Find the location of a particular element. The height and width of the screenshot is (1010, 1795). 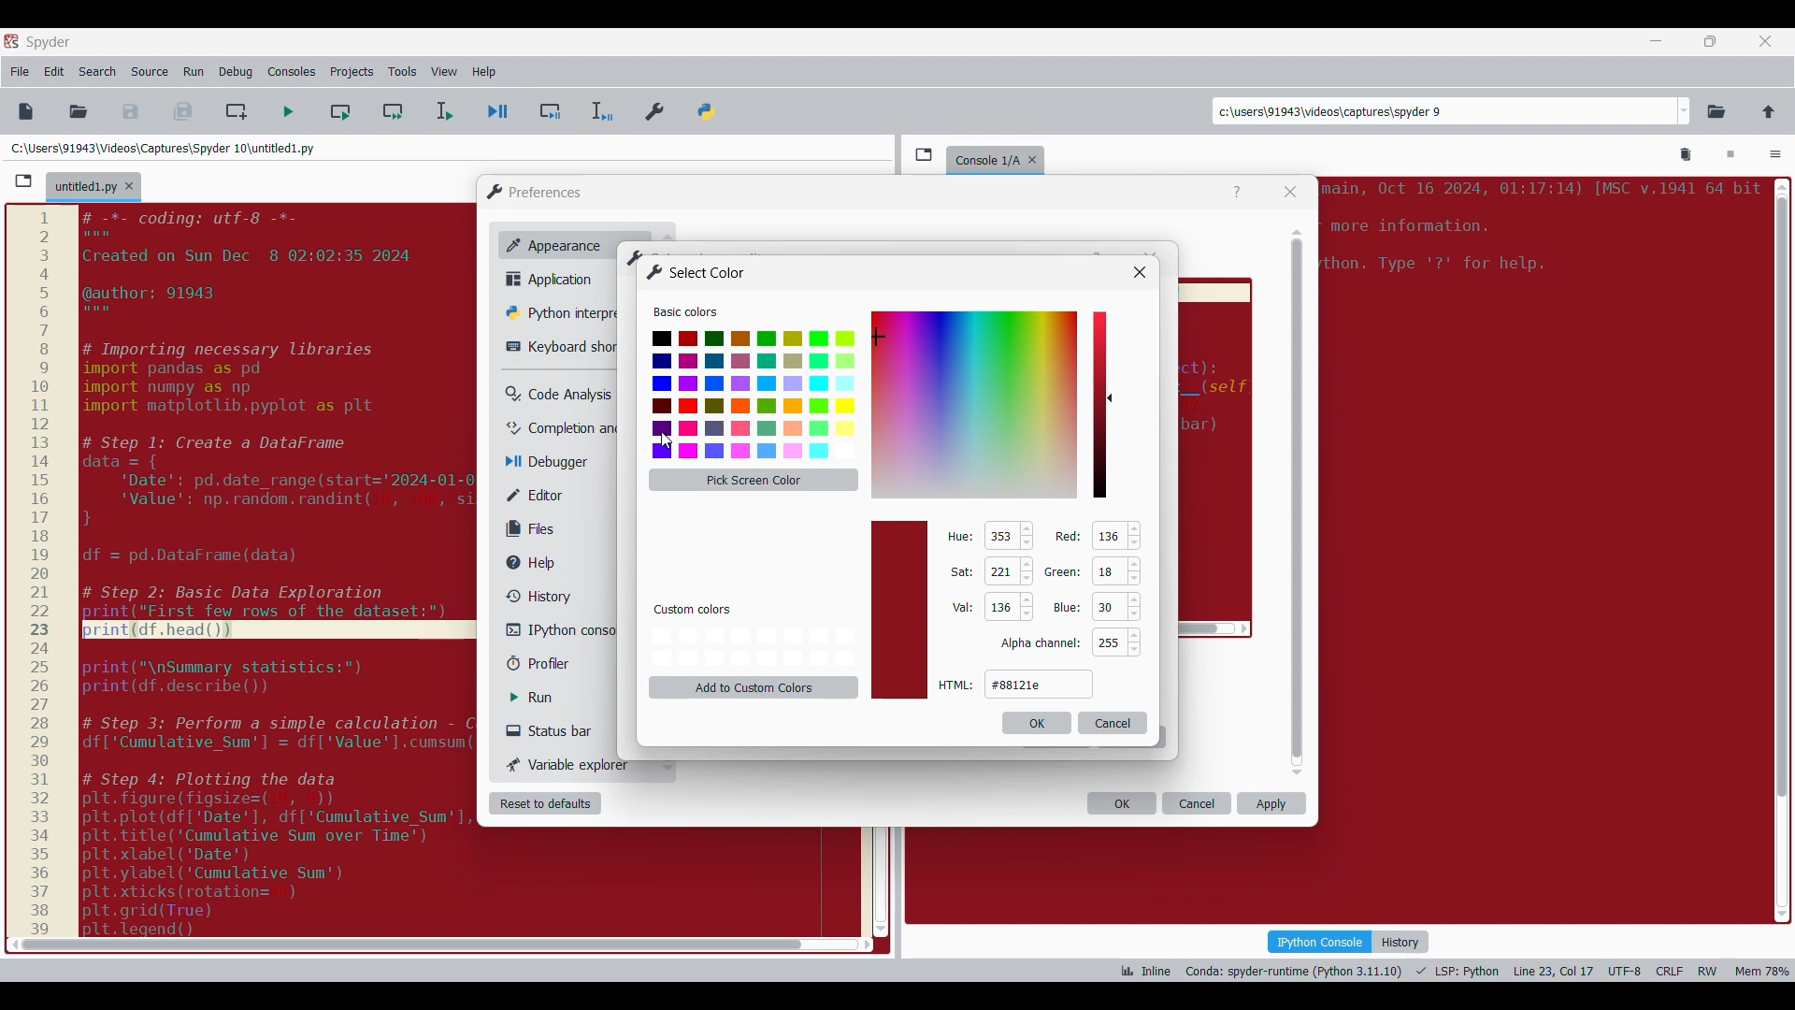

Profiler is located at coordinates (555, 664).